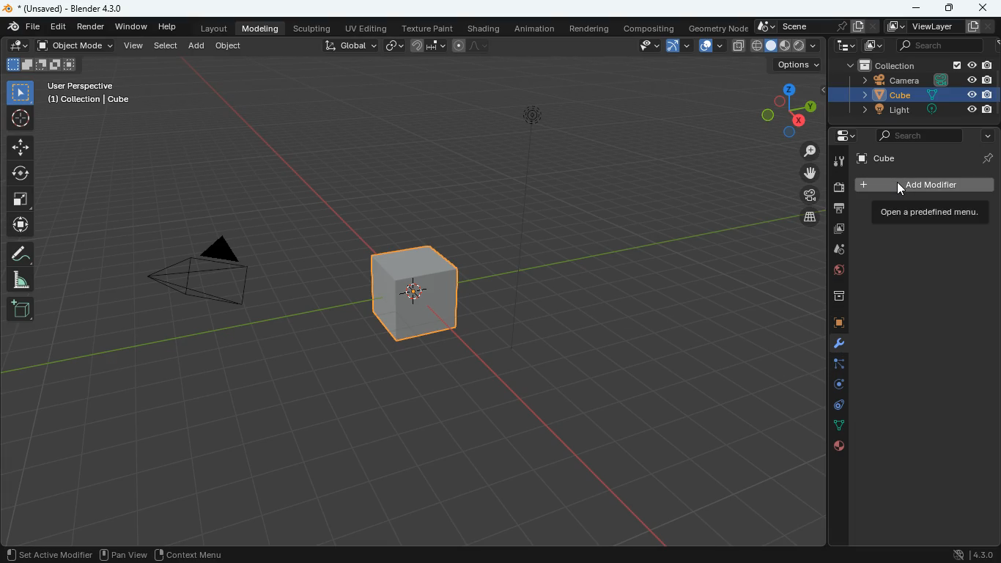 The width and height of the screenshot is (1001, 563). Describe the element at coordinates (19, 225) in the screenshot. I see `move` at that location.